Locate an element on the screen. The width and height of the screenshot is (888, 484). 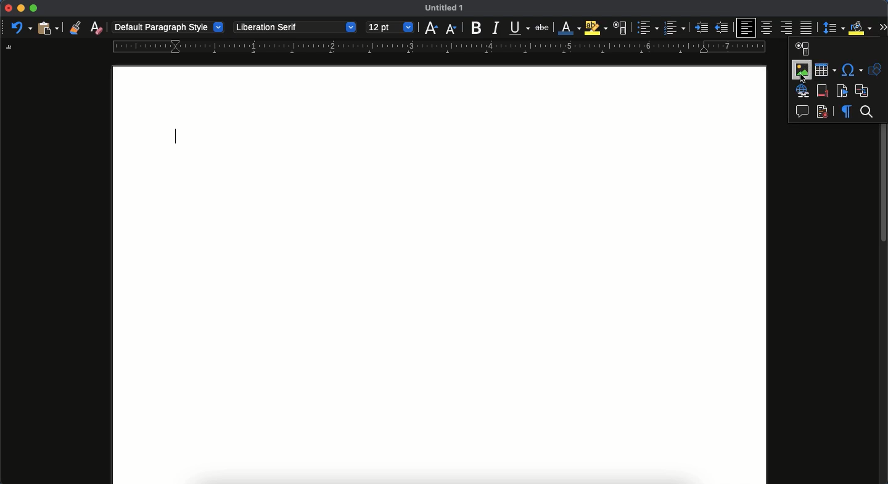
liberation serif - font style is located at coordinates (295, 28).